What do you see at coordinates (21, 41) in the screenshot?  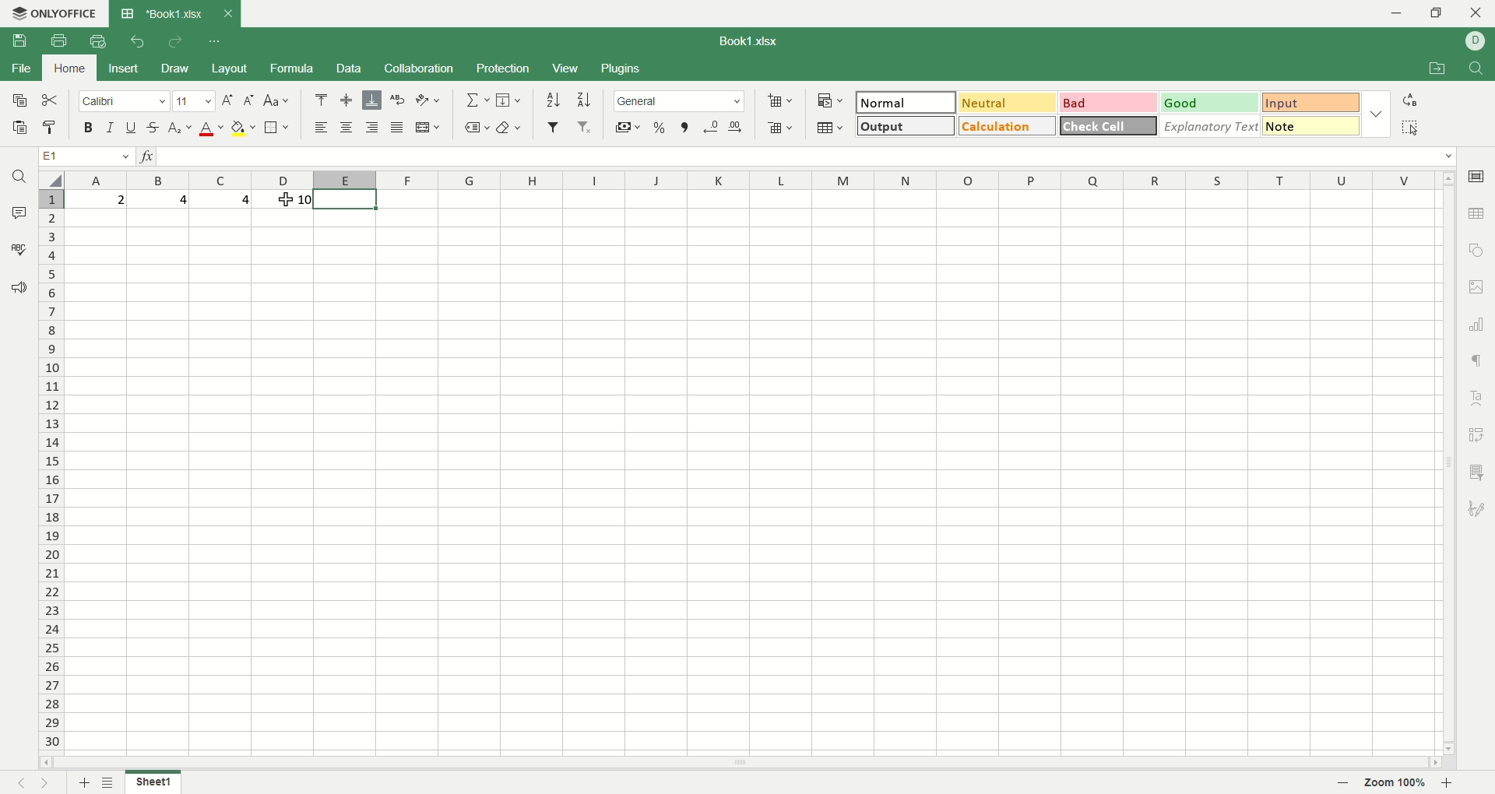 I see `save` at bounding box center [21, 41].